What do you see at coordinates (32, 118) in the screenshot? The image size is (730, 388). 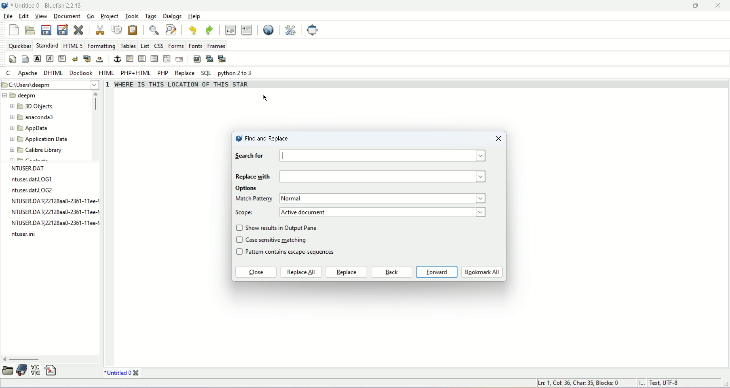 I see `anaconda3` at bounding box center [32, 118].